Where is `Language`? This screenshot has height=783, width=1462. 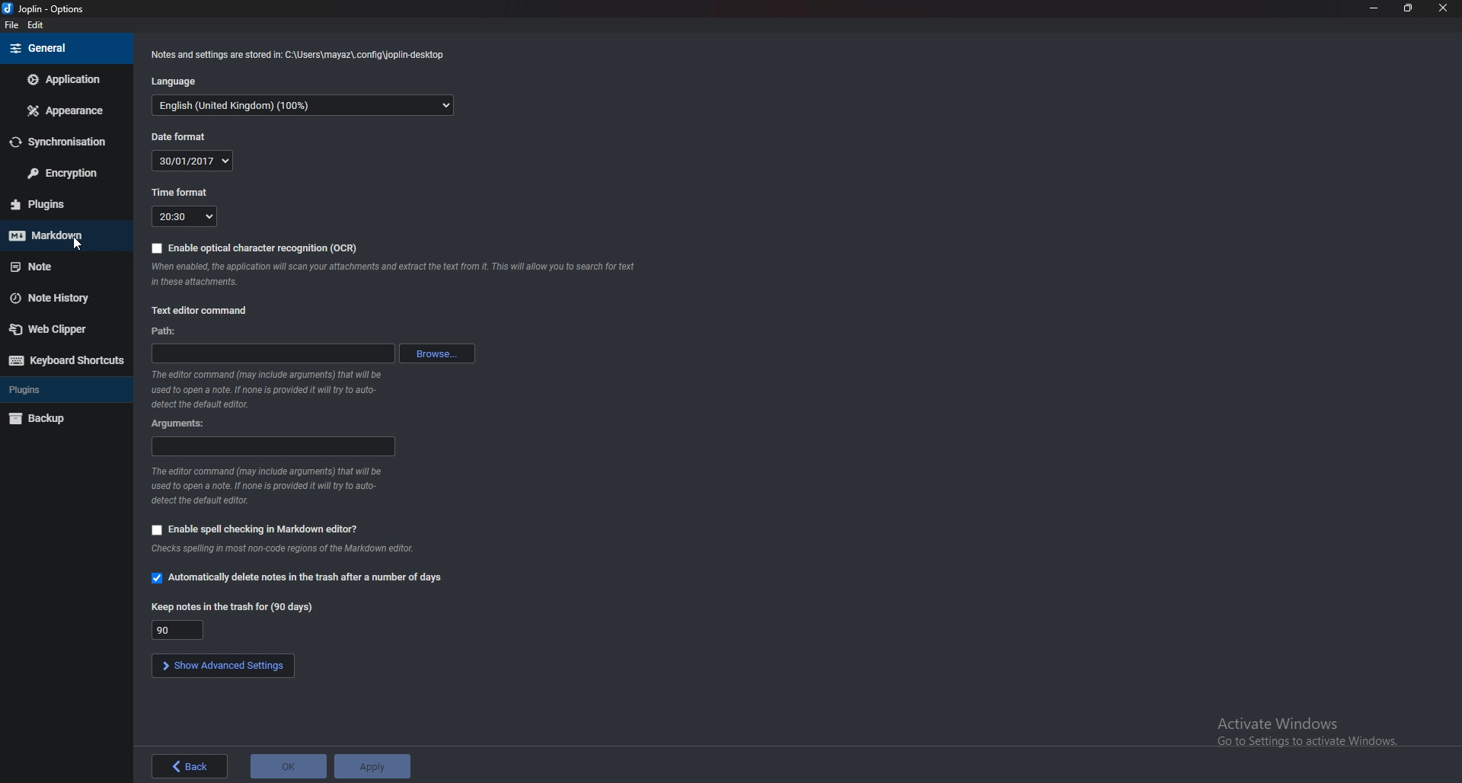
Language is located at coordinates (308, 107).